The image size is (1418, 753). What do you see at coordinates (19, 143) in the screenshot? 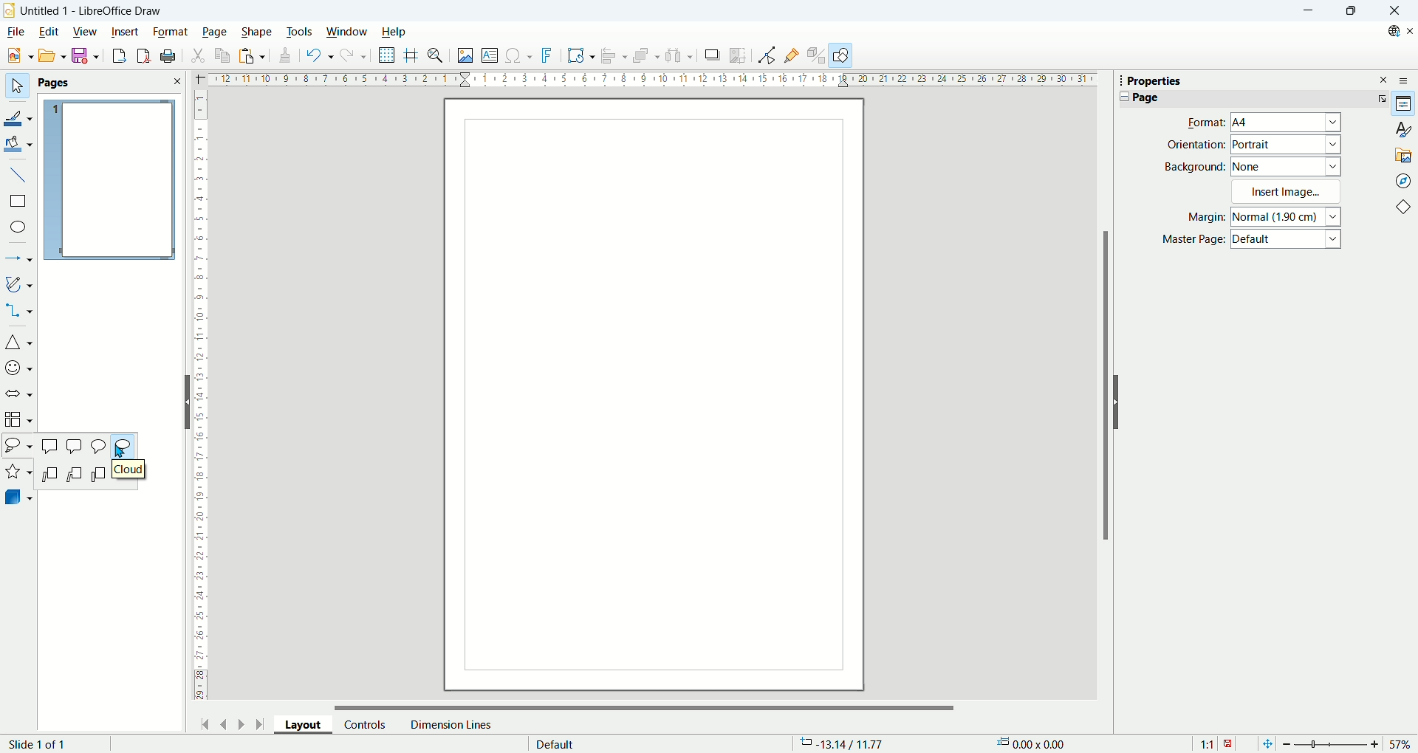
I see `fill color` at bounding box center [19, 143].